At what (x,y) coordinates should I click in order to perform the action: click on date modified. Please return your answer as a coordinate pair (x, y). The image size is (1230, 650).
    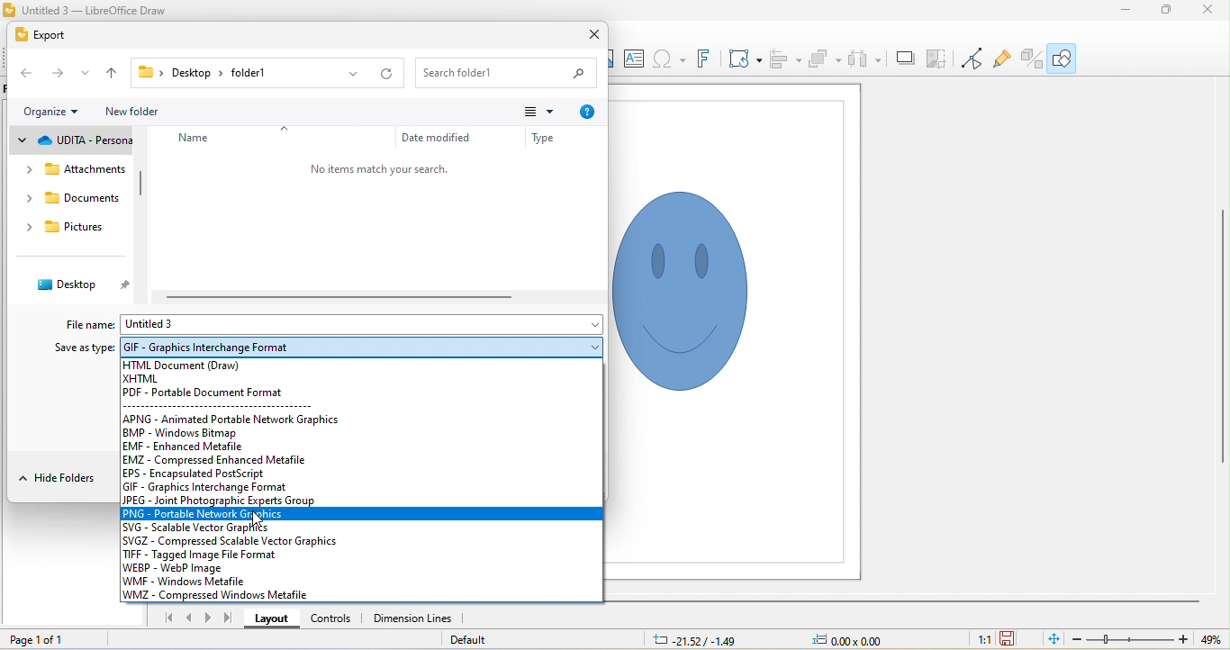
    Looking at the image, I should click on (436, 138).